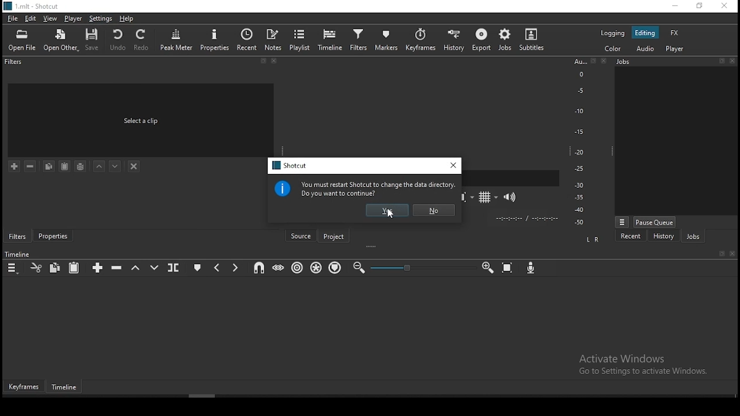  I want to click on close window, so click(453, 166).